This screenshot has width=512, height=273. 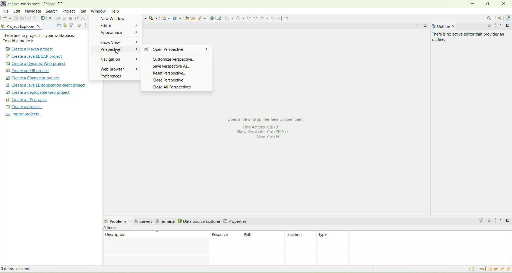 I want to click on problems, so click(x=118, y=222).